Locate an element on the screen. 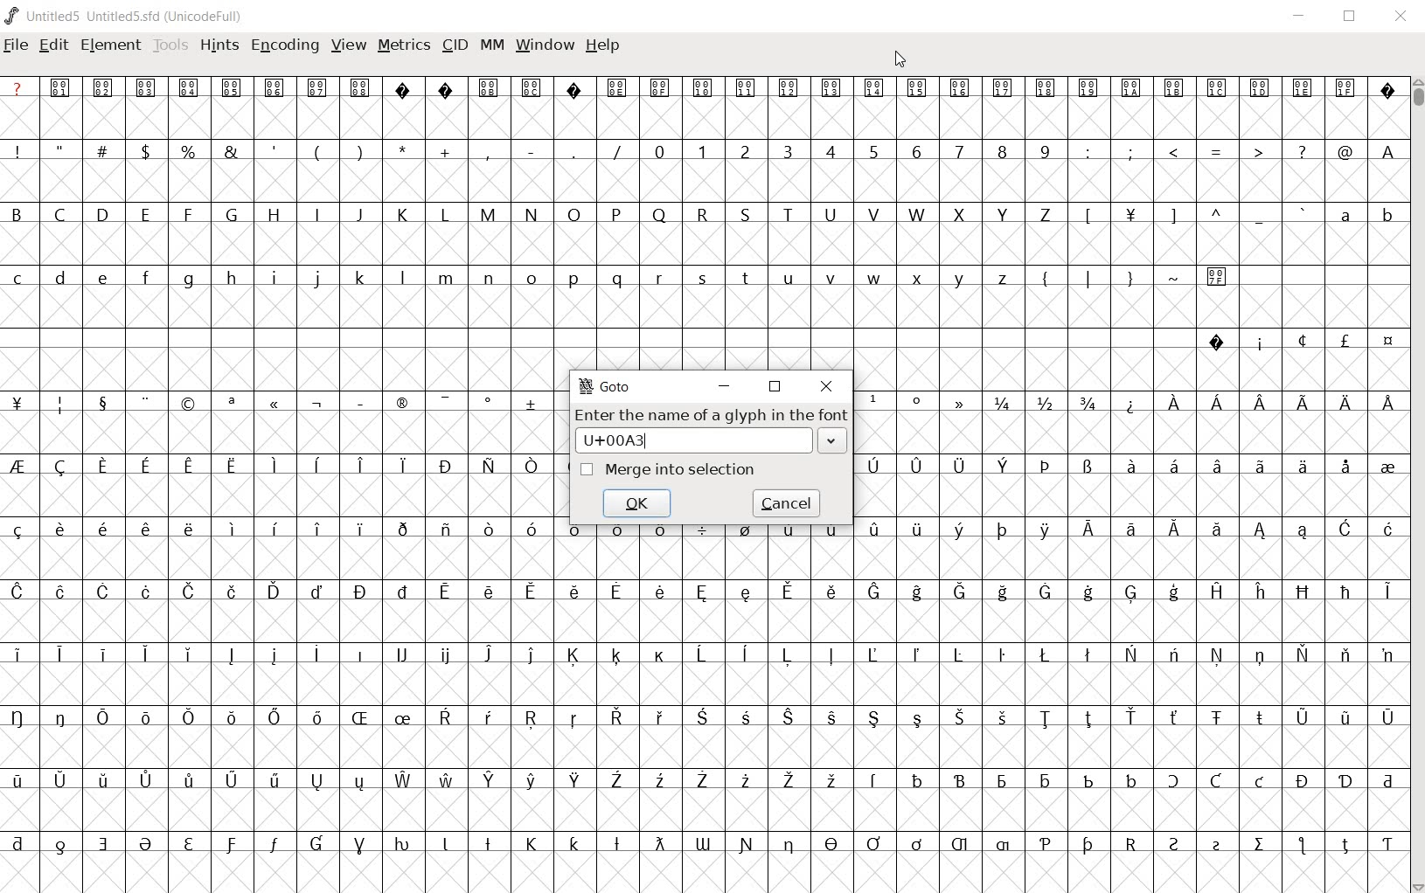 The height and width of the screenshot is (893, 1425). J is located at coordinates (358, 214).